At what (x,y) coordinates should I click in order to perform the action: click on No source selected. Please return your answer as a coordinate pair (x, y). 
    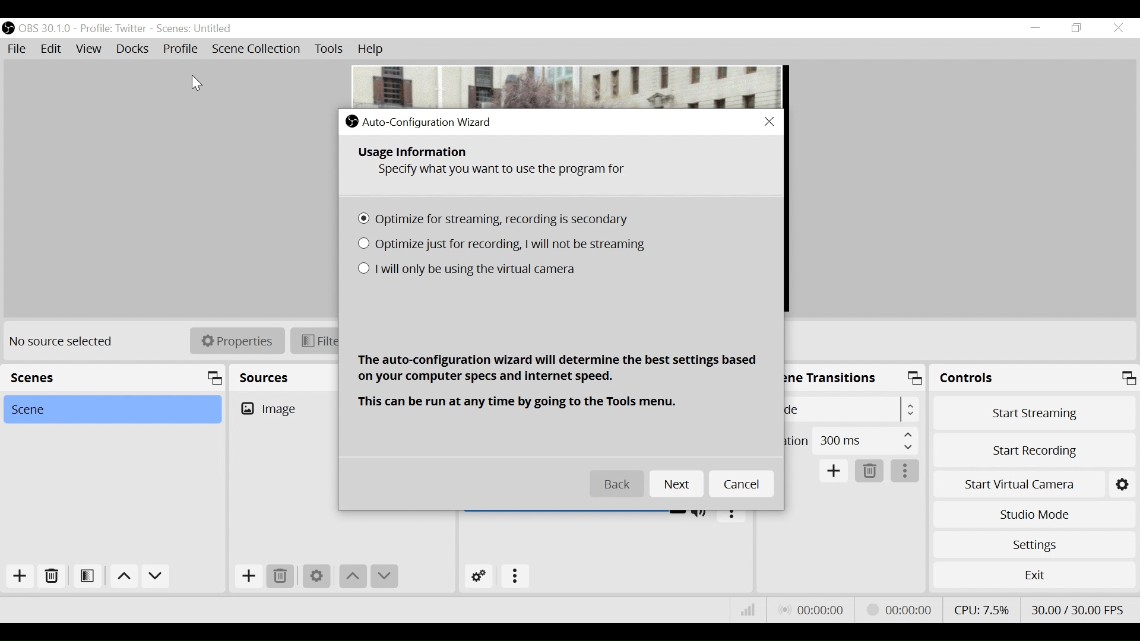
    Looking at the image, I should click on (65, 342).